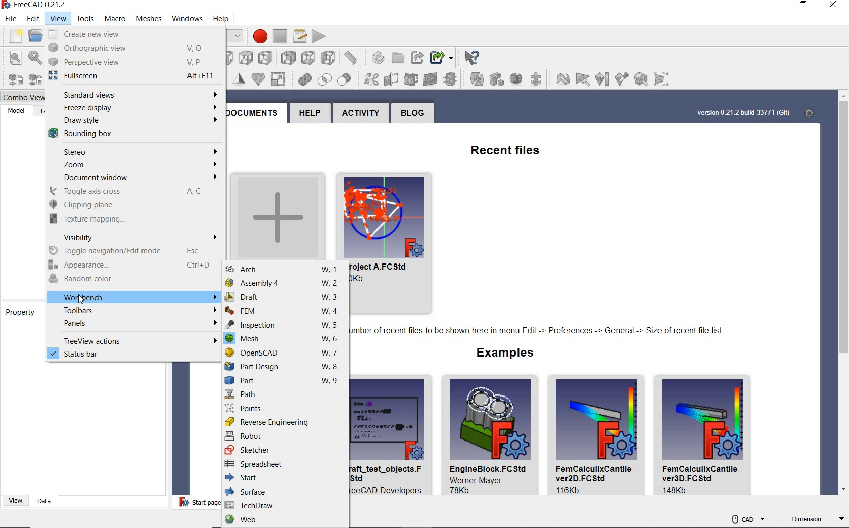 The image size is (849, 528). What do you see at coordinates (13, 501) in the screenshot?
I see `view` at bounding box center [13, 501].